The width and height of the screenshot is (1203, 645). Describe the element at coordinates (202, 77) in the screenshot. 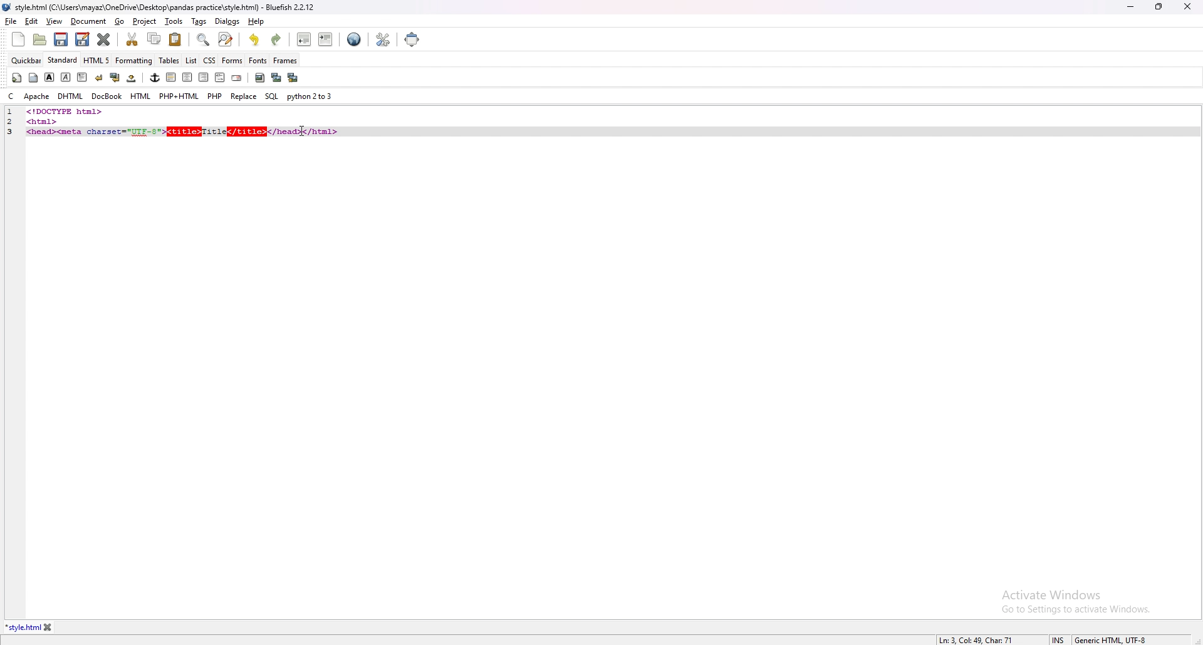

I see `right indent` at that location.